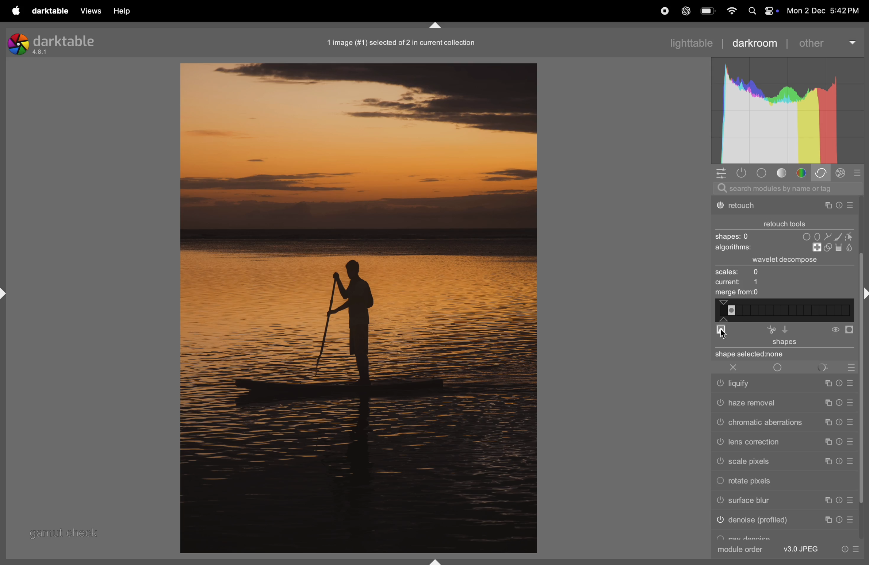  Describe the element at coordinates (786, 222) in the screenshot. I see `retouch tools` at that location.